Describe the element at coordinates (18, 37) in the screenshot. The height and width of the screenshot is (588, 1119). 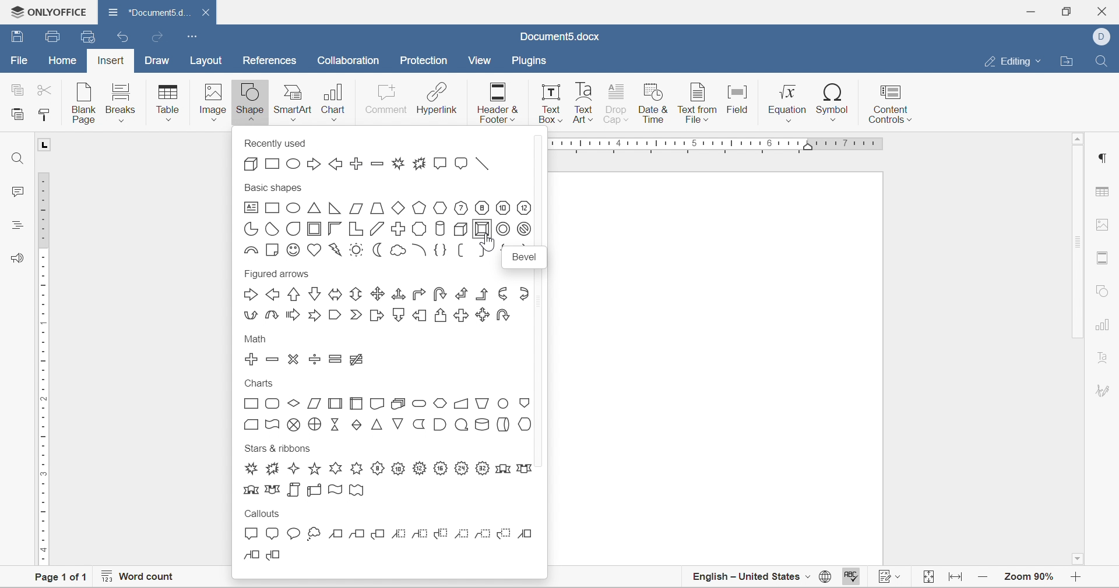
I see `save` at that location.